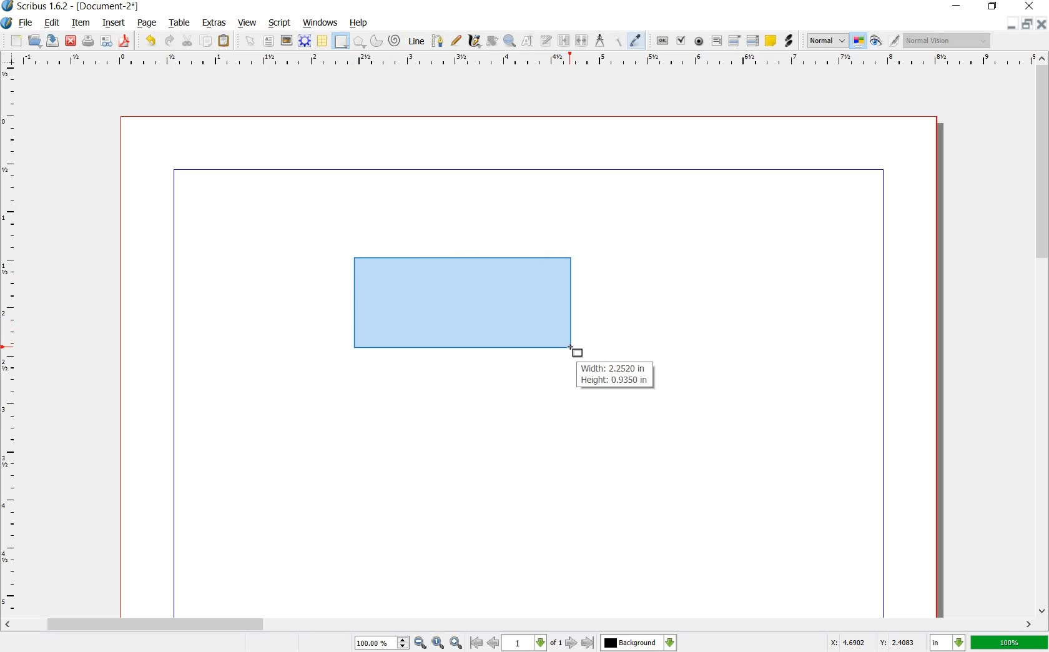 The width and height of the screenshot is (1049, 652). Describe the element at coordinates (789, 41) in the screenshot. I see `LINK ANNOTATION` at that location.